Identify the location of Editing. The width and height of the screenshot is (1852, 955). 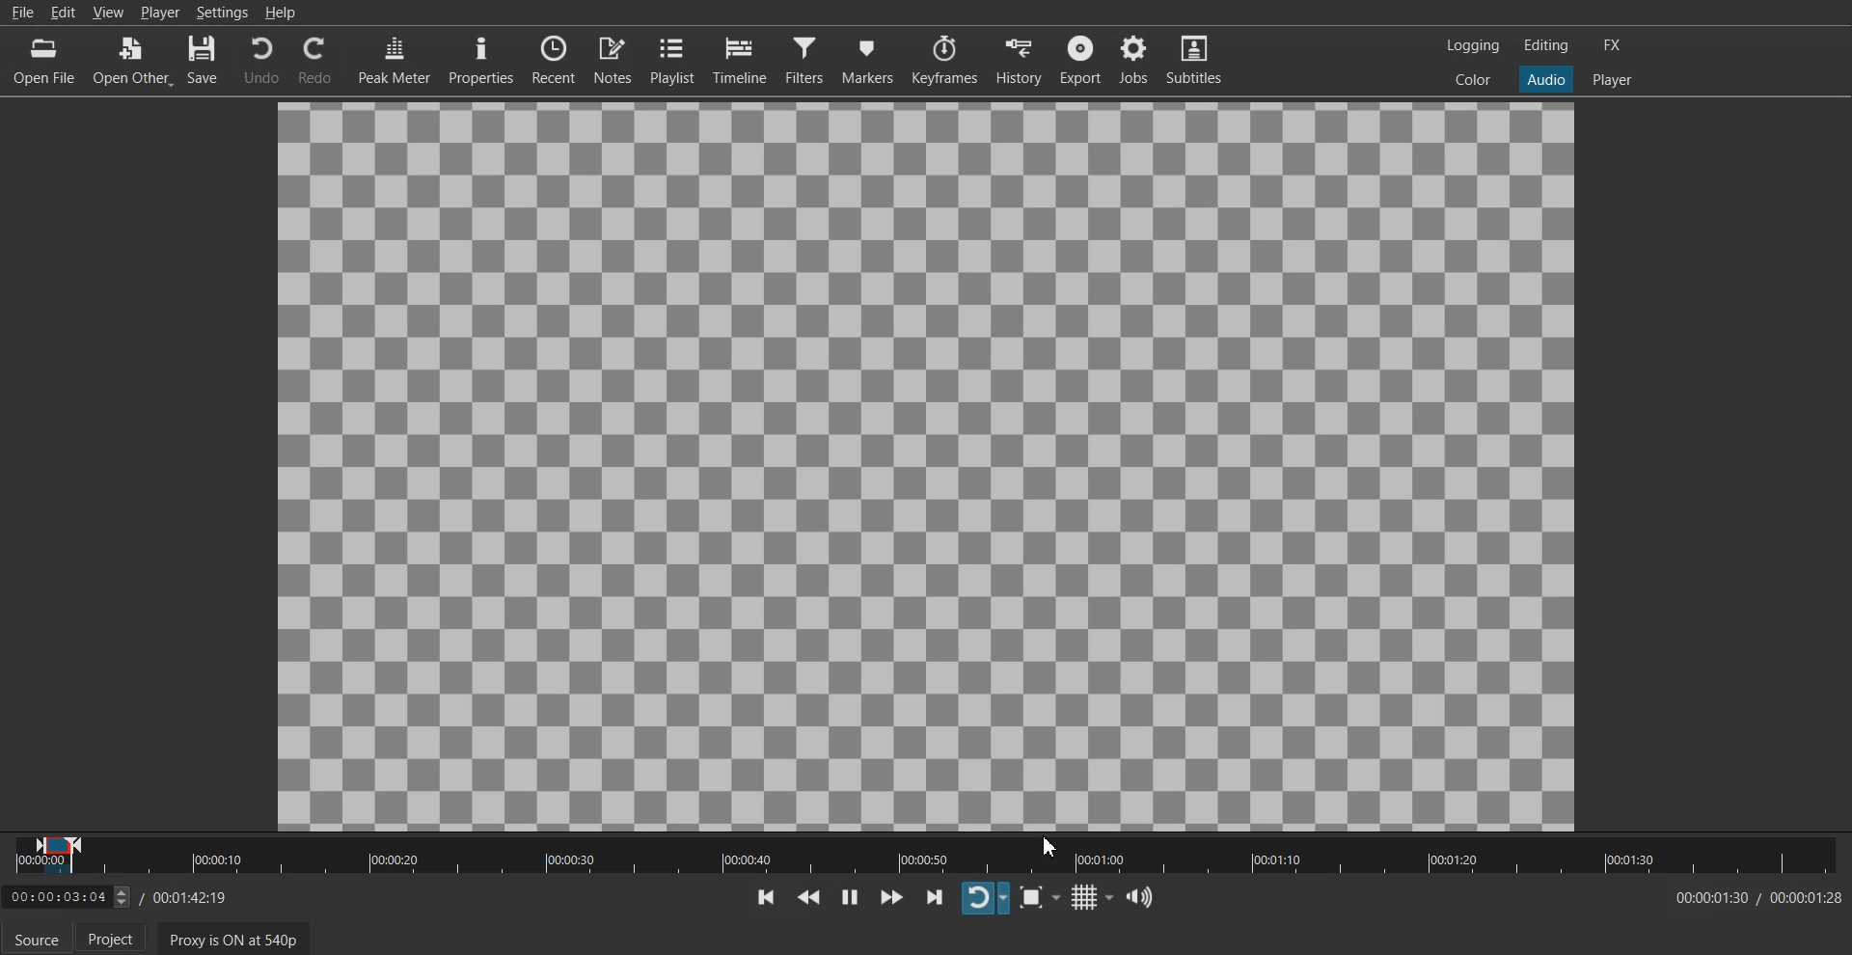
(1546, 45).